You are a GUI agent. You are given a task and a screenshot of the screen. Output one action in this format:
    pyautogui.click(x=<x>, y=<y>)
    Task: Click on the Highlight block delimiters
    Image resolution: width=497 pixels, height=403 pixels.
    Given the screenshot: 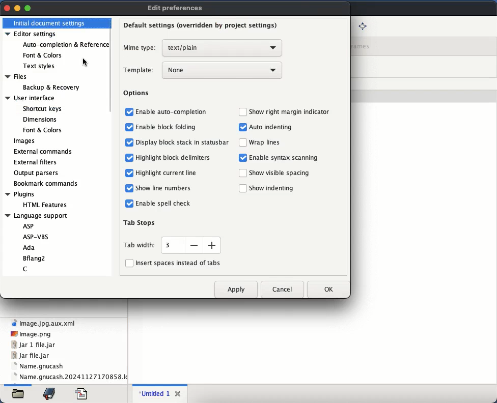 What is the action you would take?
    pyautogui.click(x=175, y=158)
    